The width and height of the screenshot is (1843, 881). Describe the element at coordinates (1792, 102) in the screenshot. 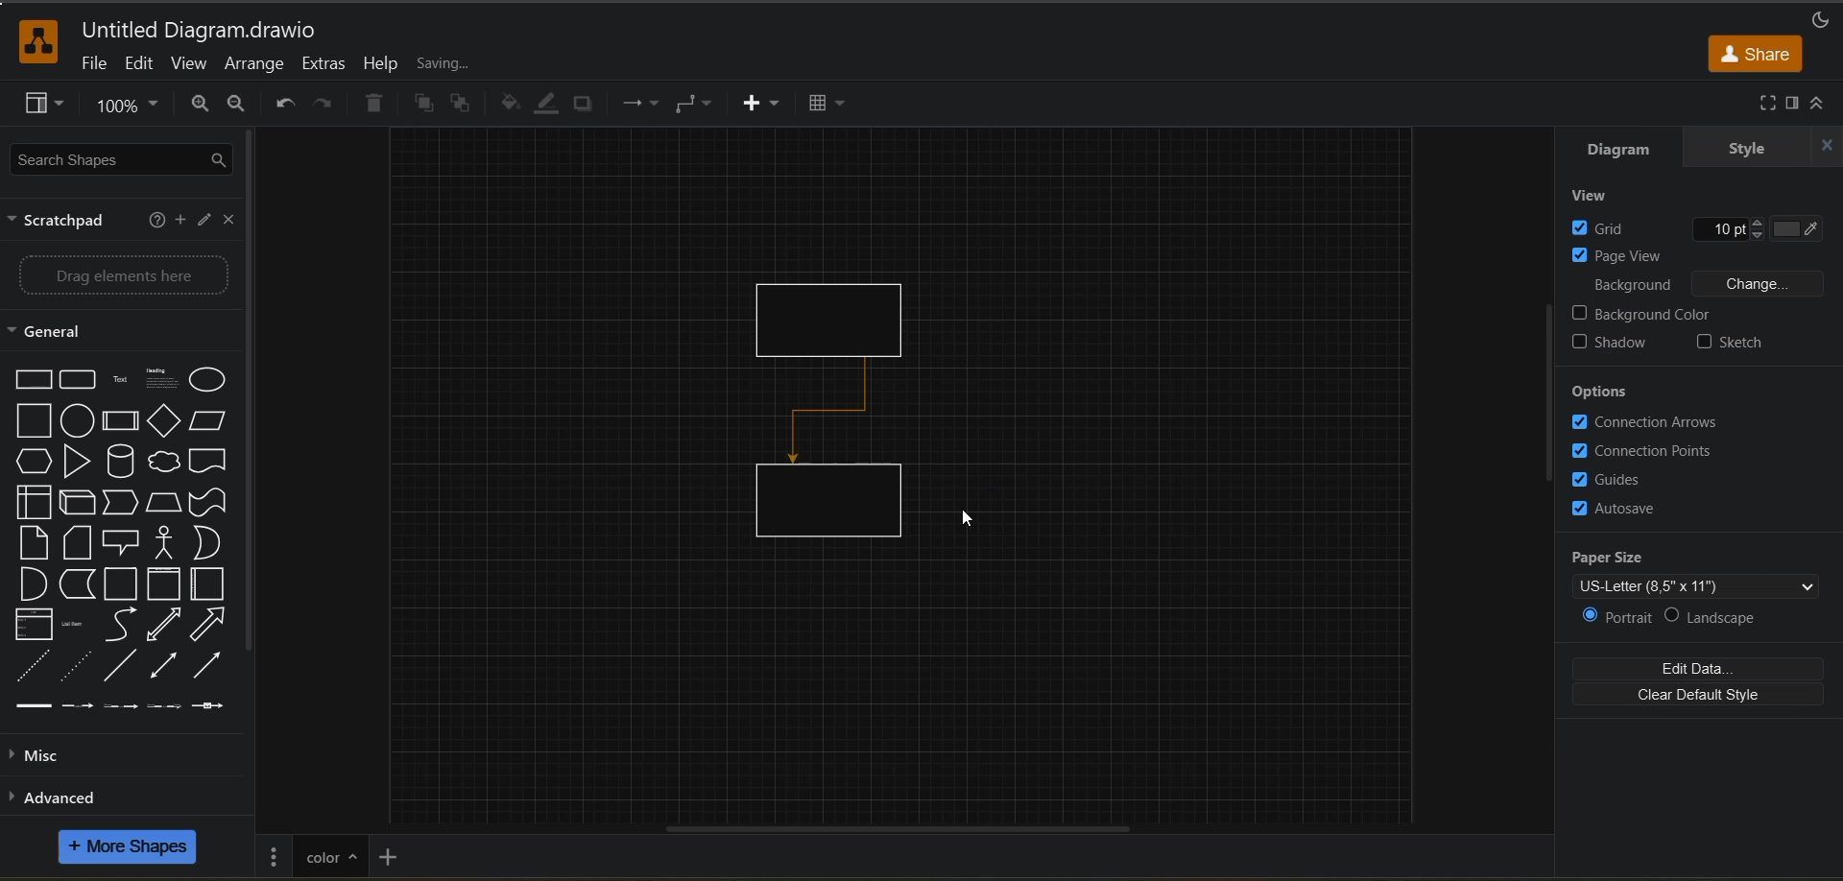

I see `format` at that location.